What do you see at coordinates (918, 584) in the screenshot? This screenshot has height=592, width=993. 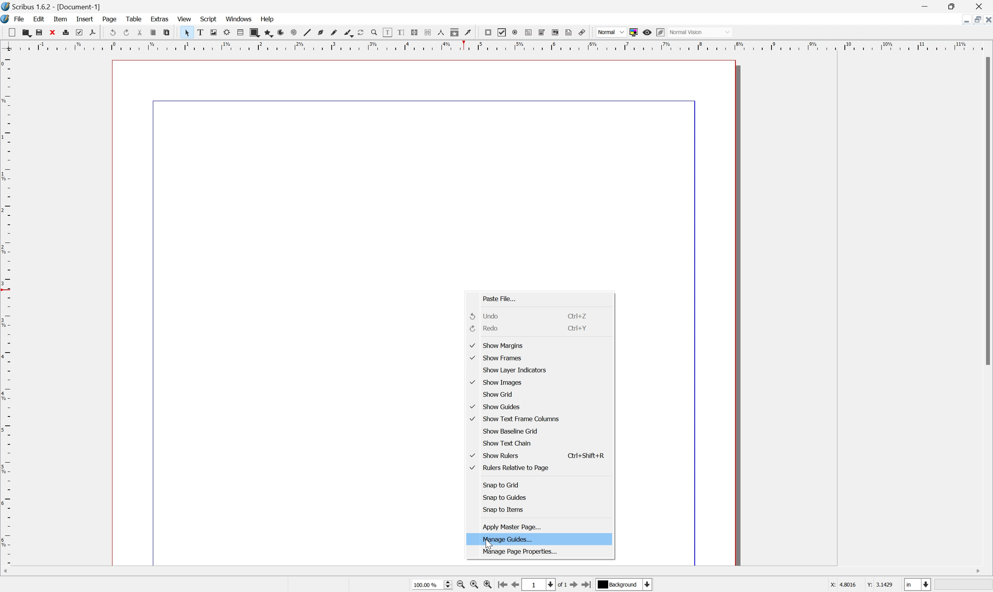 I see `select current unit` at bounding box center [918, 584].